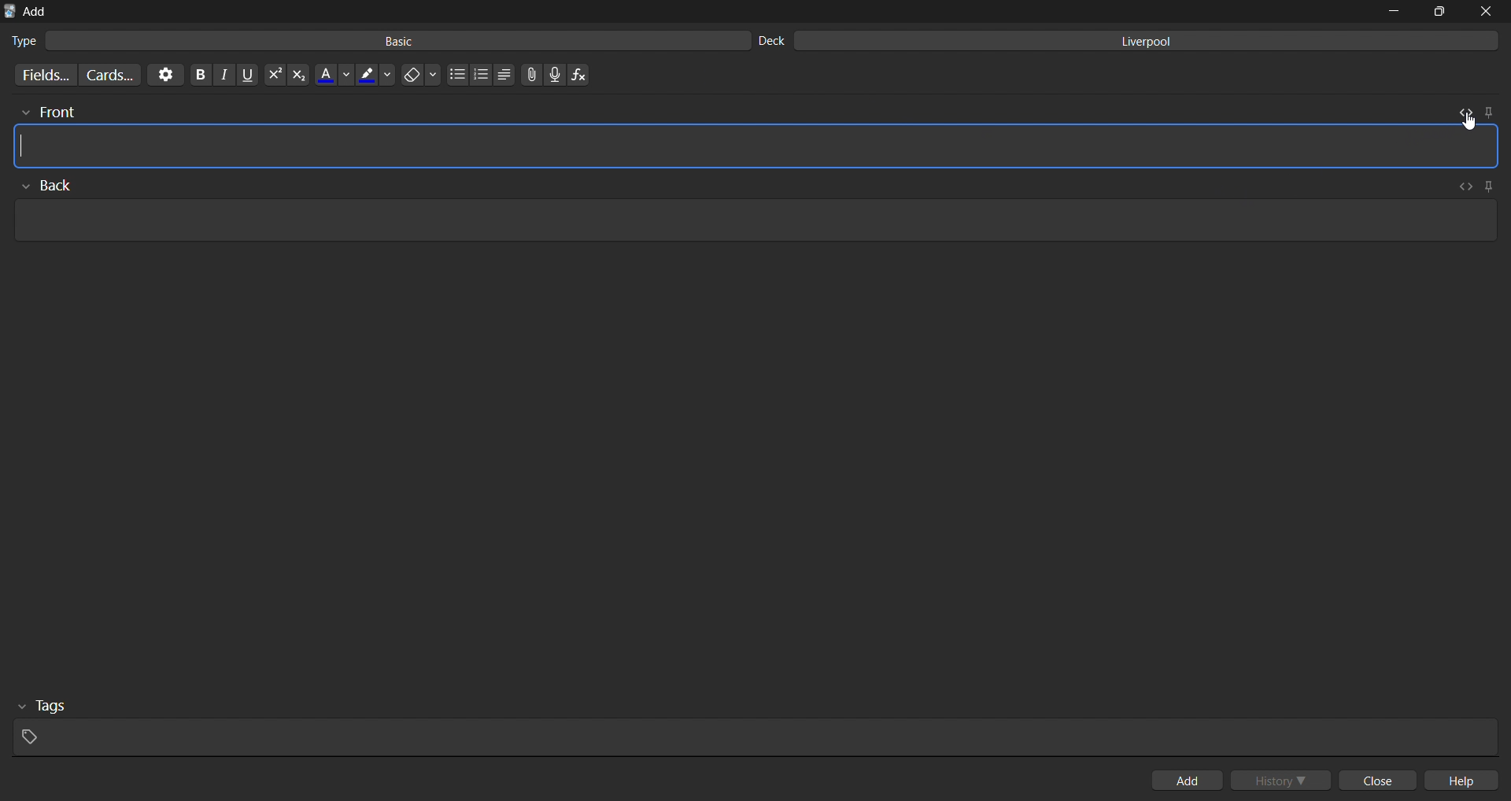 This screenshot has width=1511, height=801. Describe the element at coordinates (46, 113) in the screenshot. I see `front ` at that location.